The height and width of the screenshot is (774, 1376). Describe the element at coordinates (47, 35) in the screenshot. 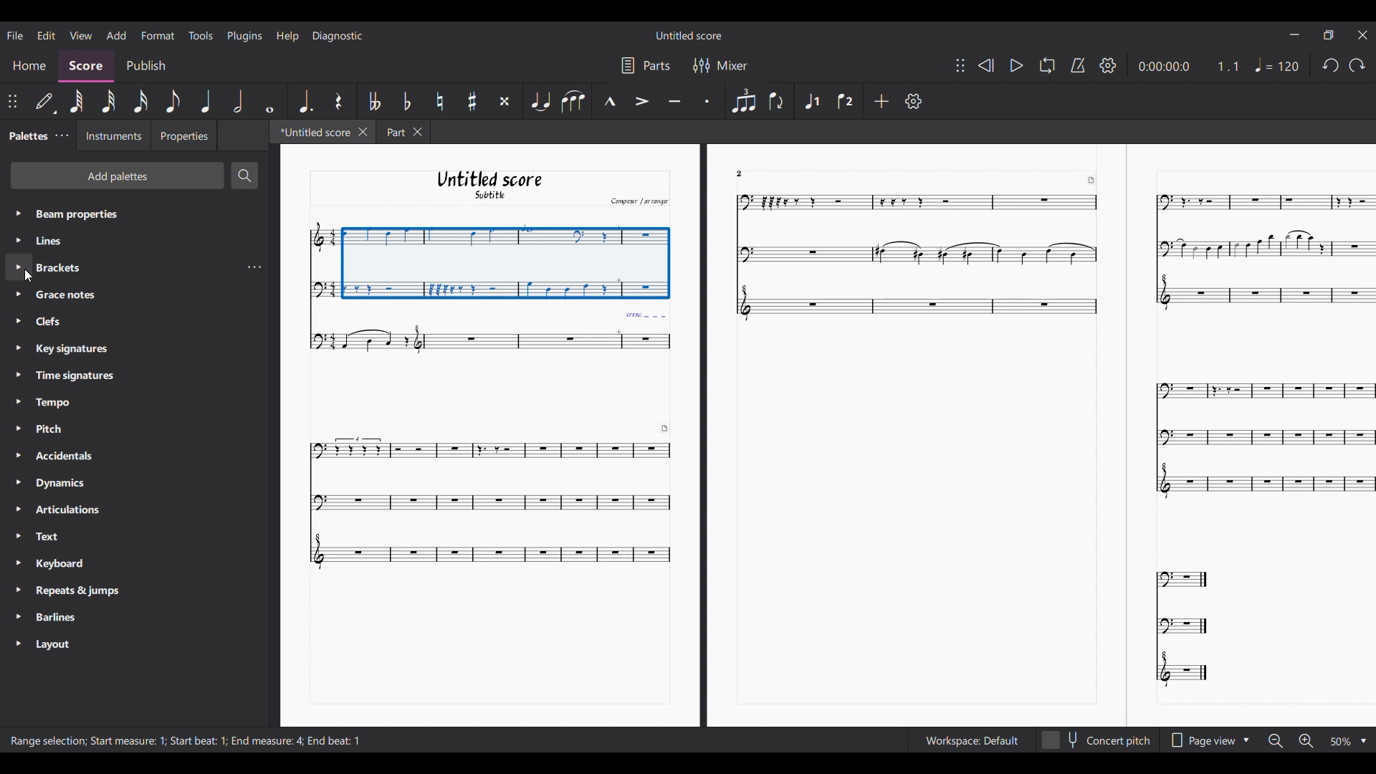

I see `Edit` at that location.